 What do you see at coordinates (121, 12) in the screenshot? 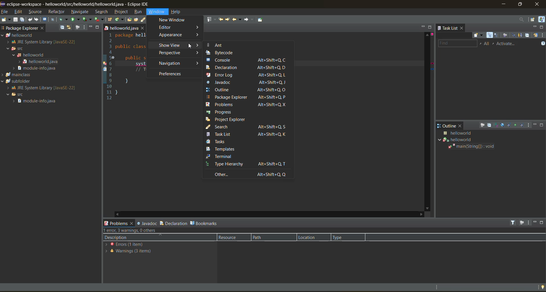
I see `project` at bounding box center [121, 12].